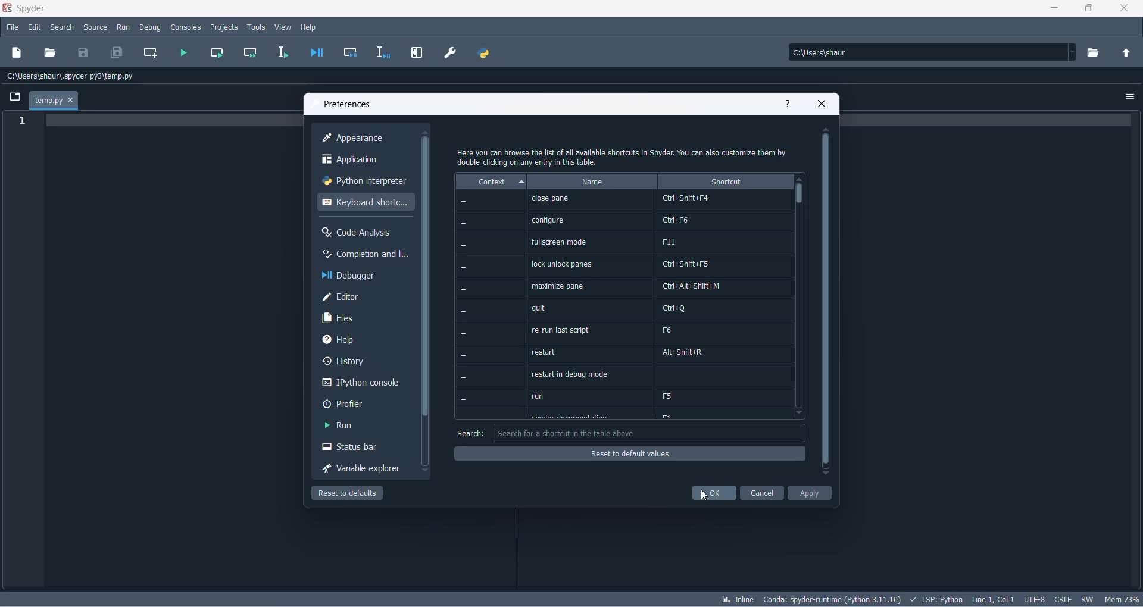 The image size is (1143, 607). Describe the element at coordinates (827, 475) in the screenshot. I see `move down` at that location.